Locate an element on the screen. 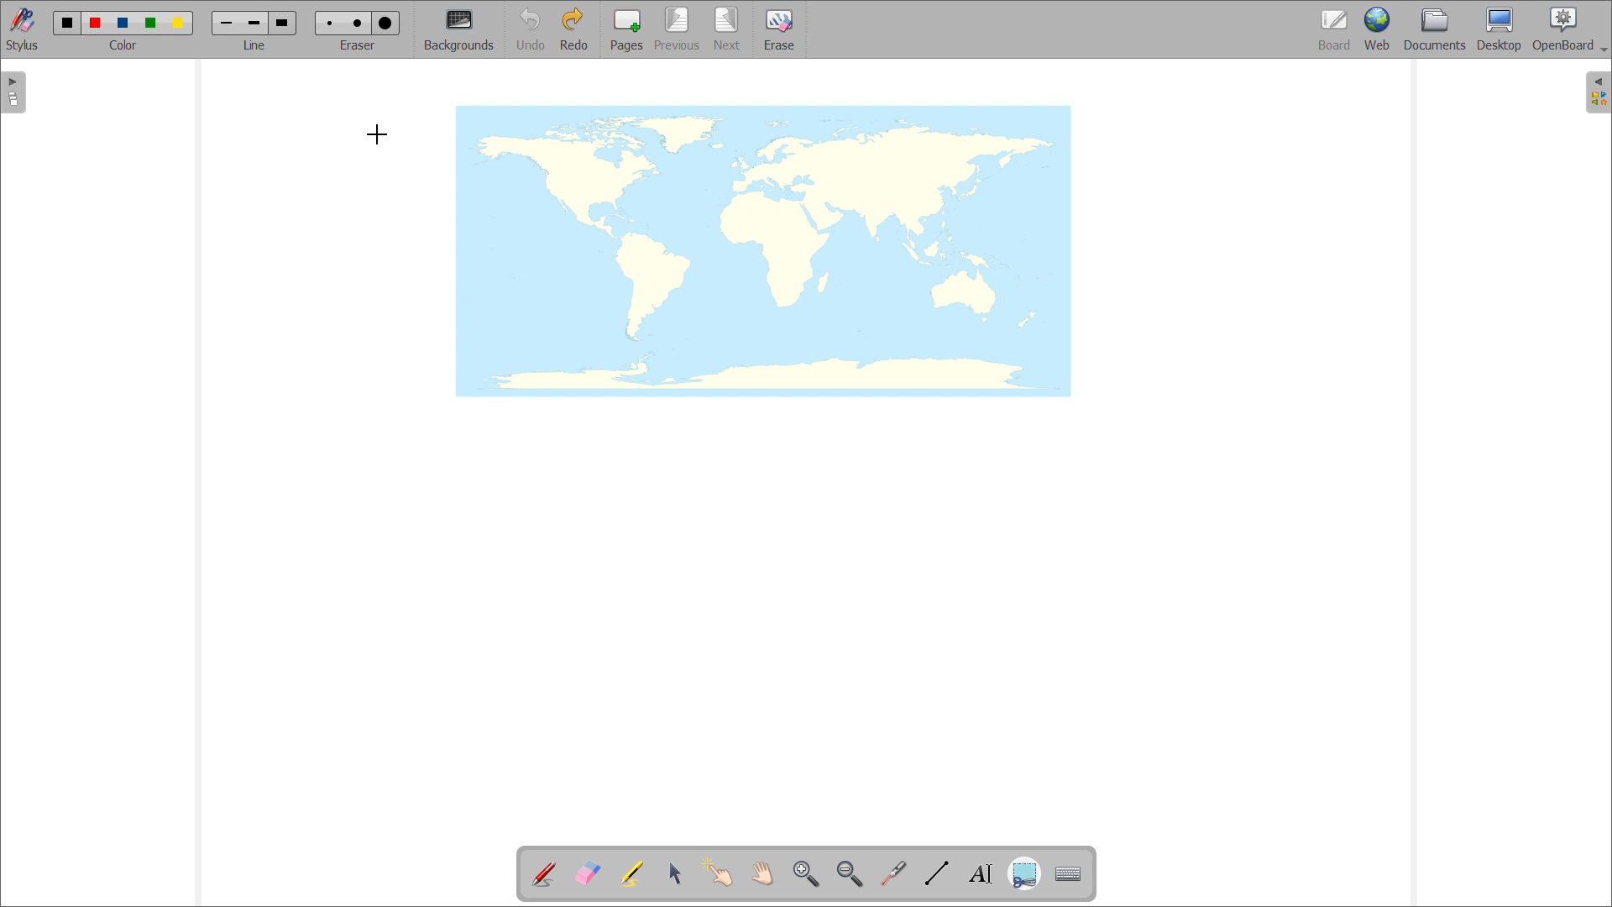 Image resolution: width=1612 pixels, height=907 pixels. small is located at coordinates (227, 23).